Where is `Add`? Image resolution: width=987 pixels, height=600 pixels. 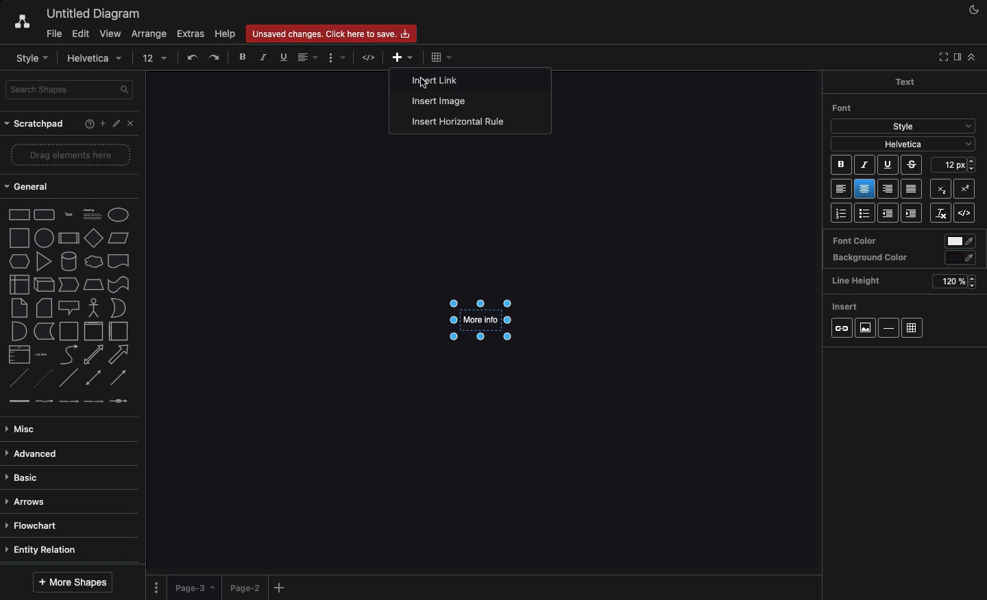
Add is located at coordinates (282, 587).